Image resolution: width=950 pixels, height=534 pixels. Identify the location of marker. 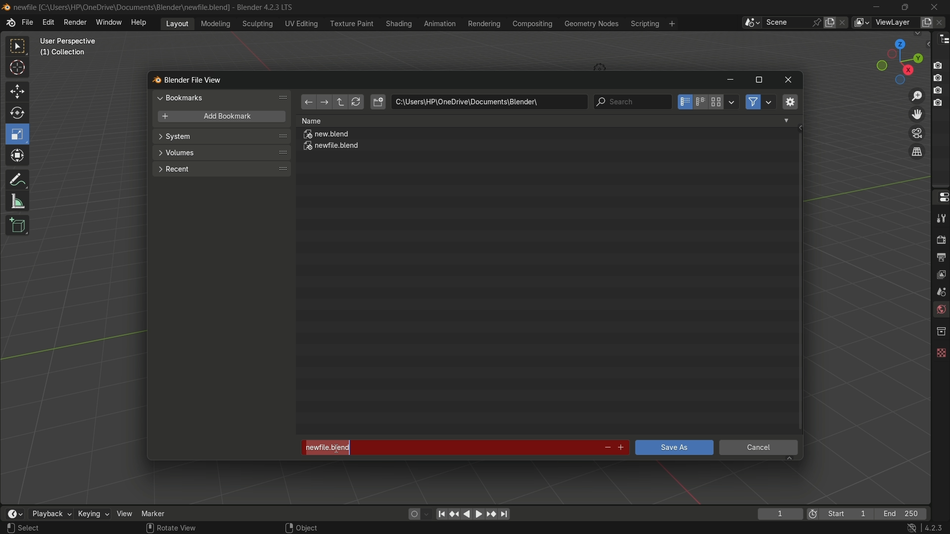
(161, 513).